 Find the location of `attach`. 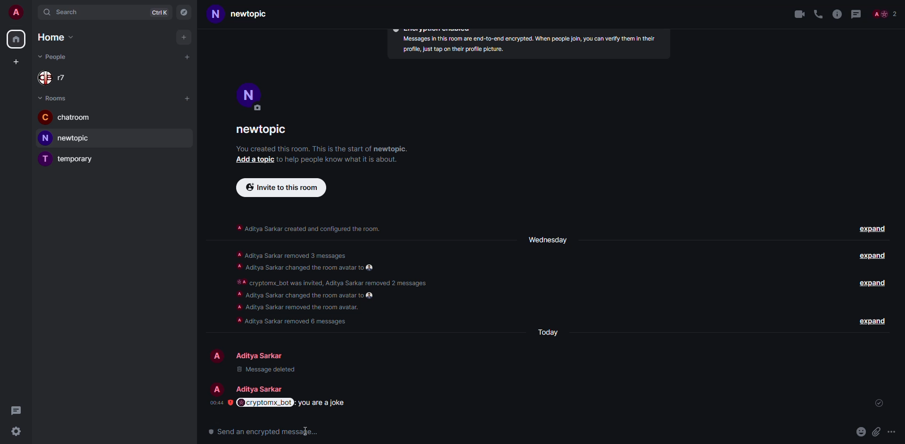

attach is located at coordinates (860, 432).